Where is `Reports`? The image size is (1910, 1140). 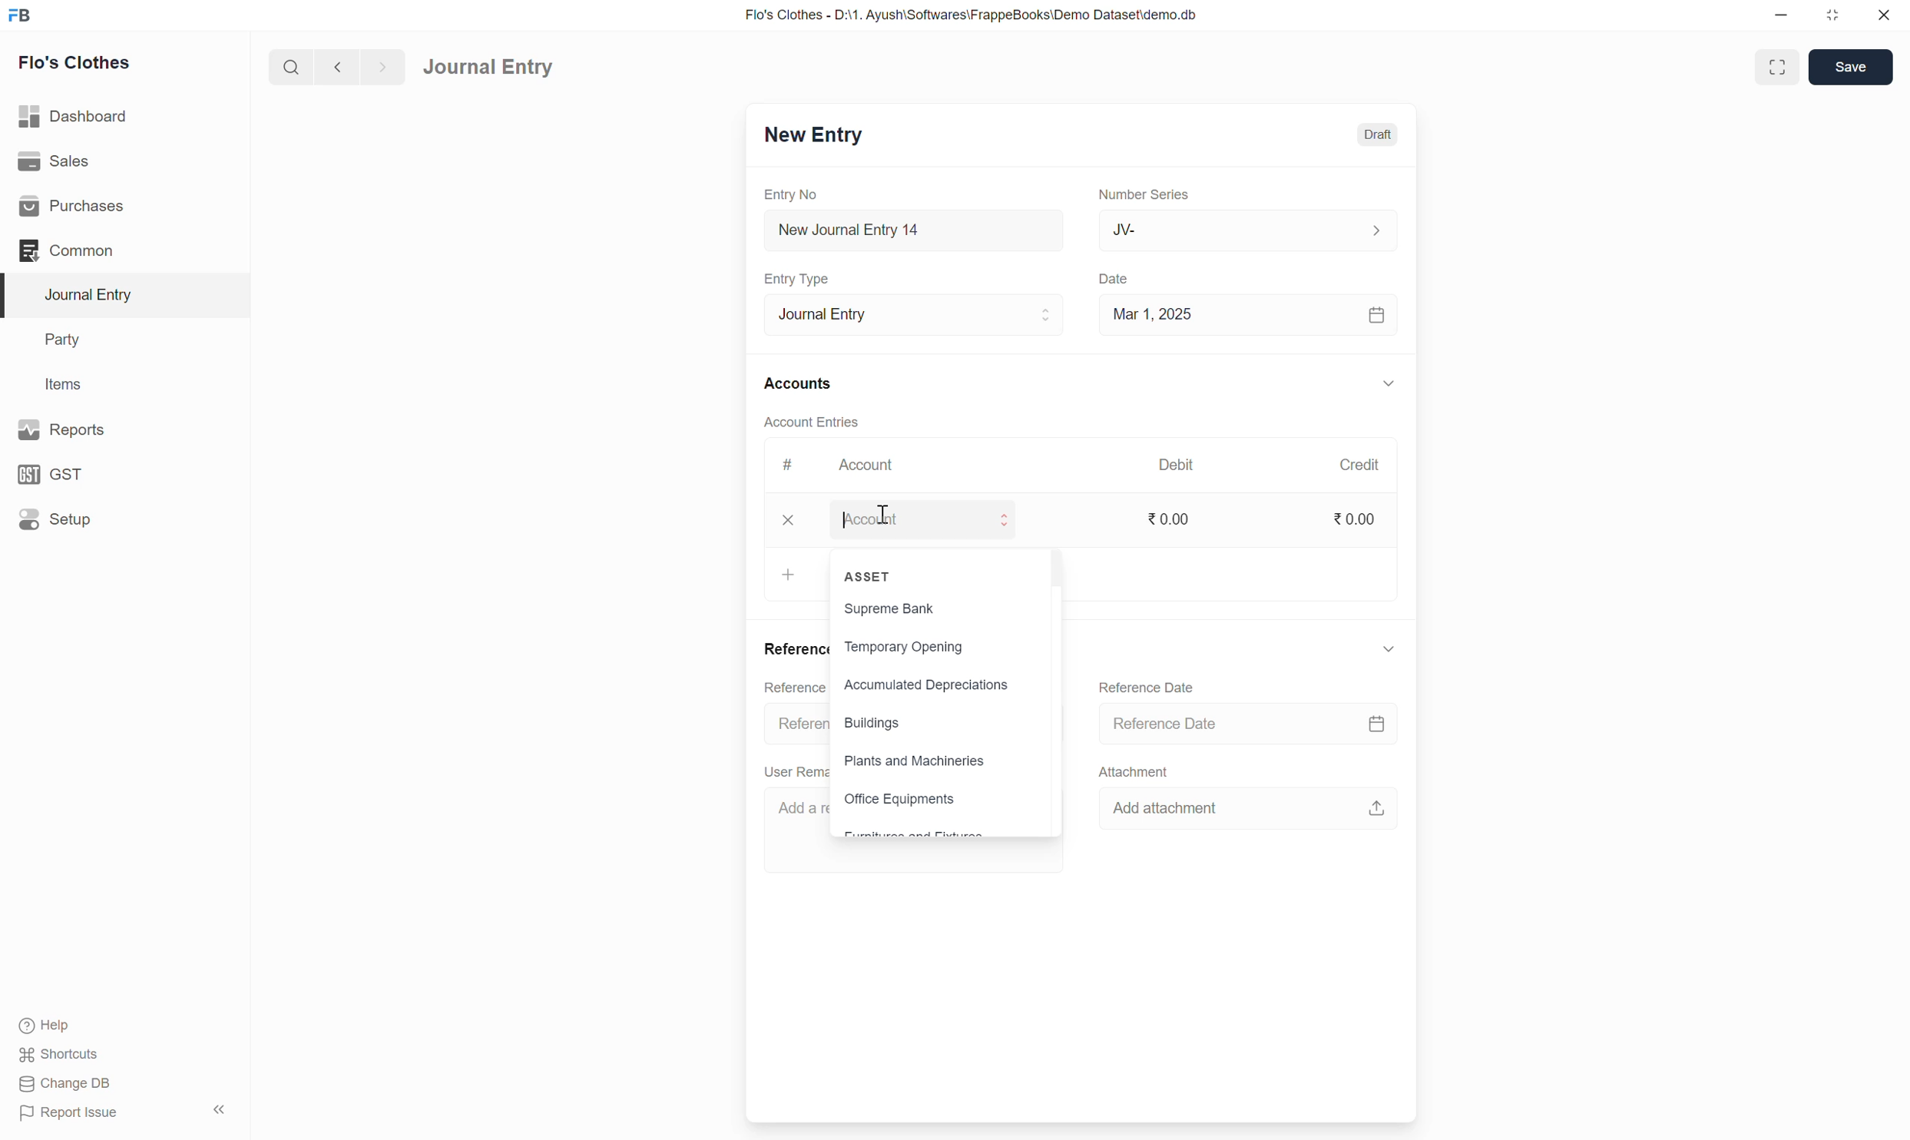
Reports is located at coordinates (67, 429).